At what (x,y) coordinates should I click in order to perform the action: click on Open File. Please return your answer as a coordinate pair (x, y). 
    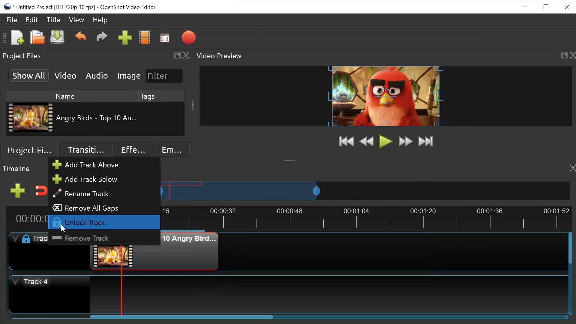
    Looking at the image, I should click on (38, 38).